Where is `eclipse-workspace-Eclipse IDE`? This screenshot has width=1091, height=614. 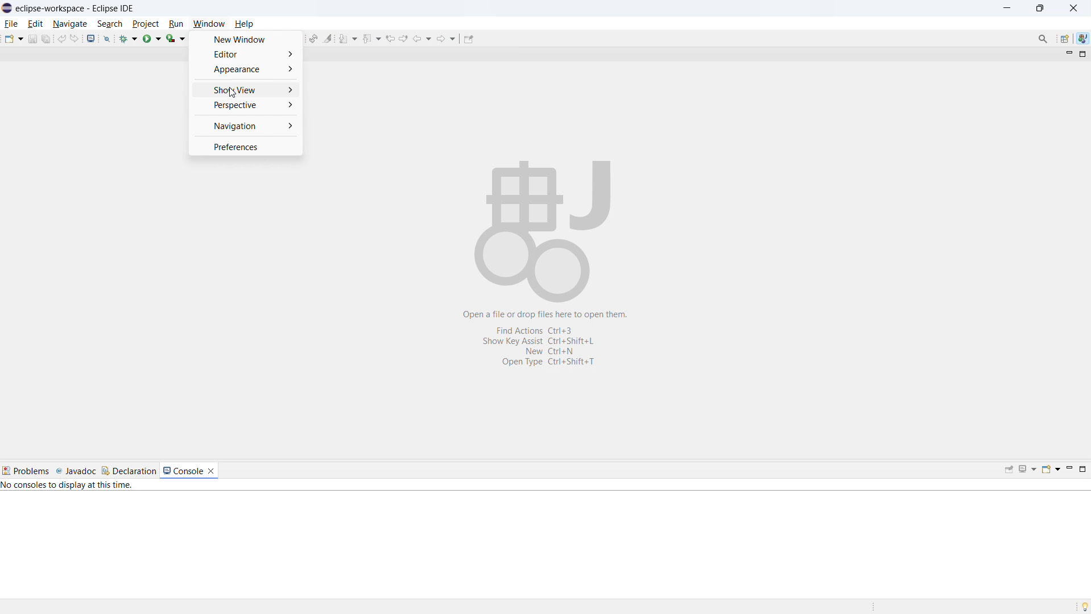 eclipse-workspace-Eclipse IDE is located at coordinates (73, 9).